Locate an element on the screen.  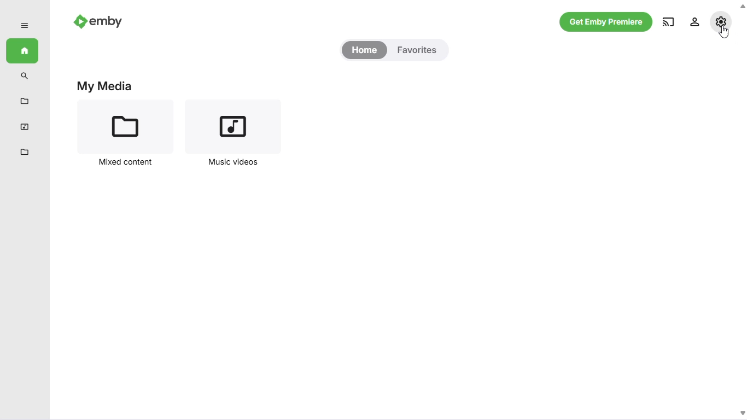
home is located at coordinates (22, 51).